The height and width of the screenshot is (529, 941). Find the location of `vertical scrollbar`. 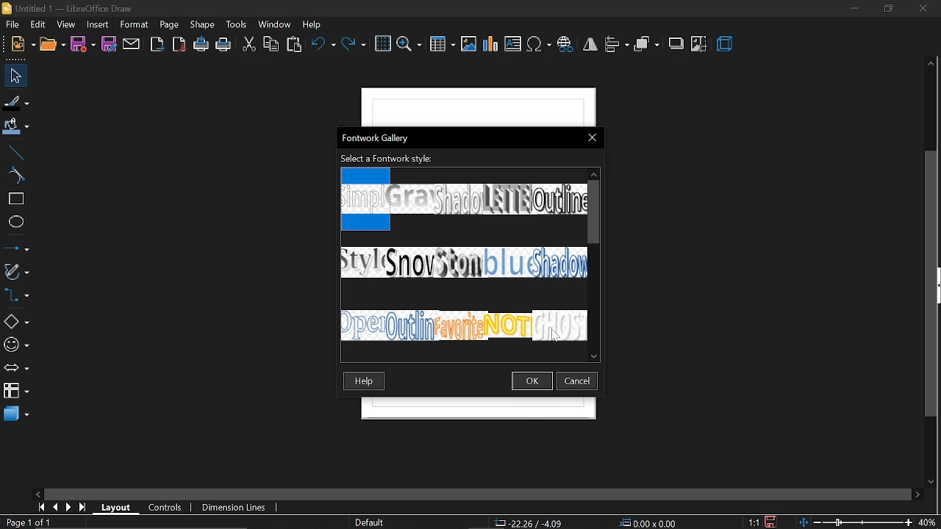

vertical scrollbar is located at coordinates (595, 211).